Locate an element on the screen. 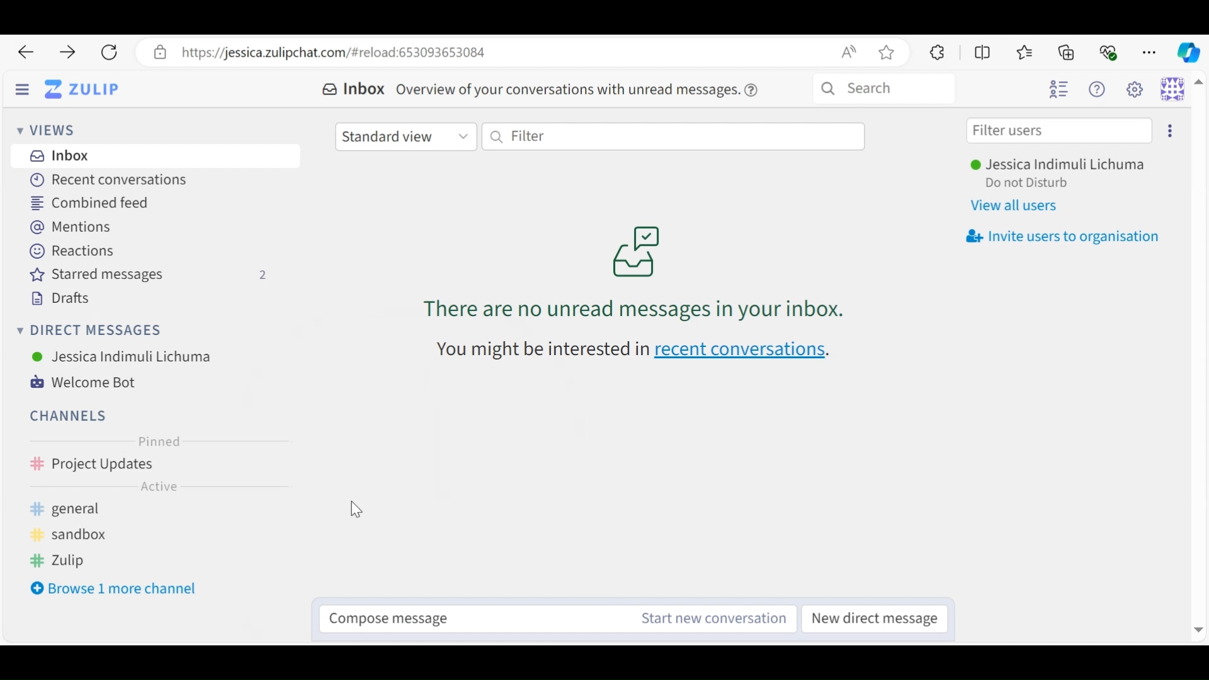  Standard View is located at coordinates (407, 135).